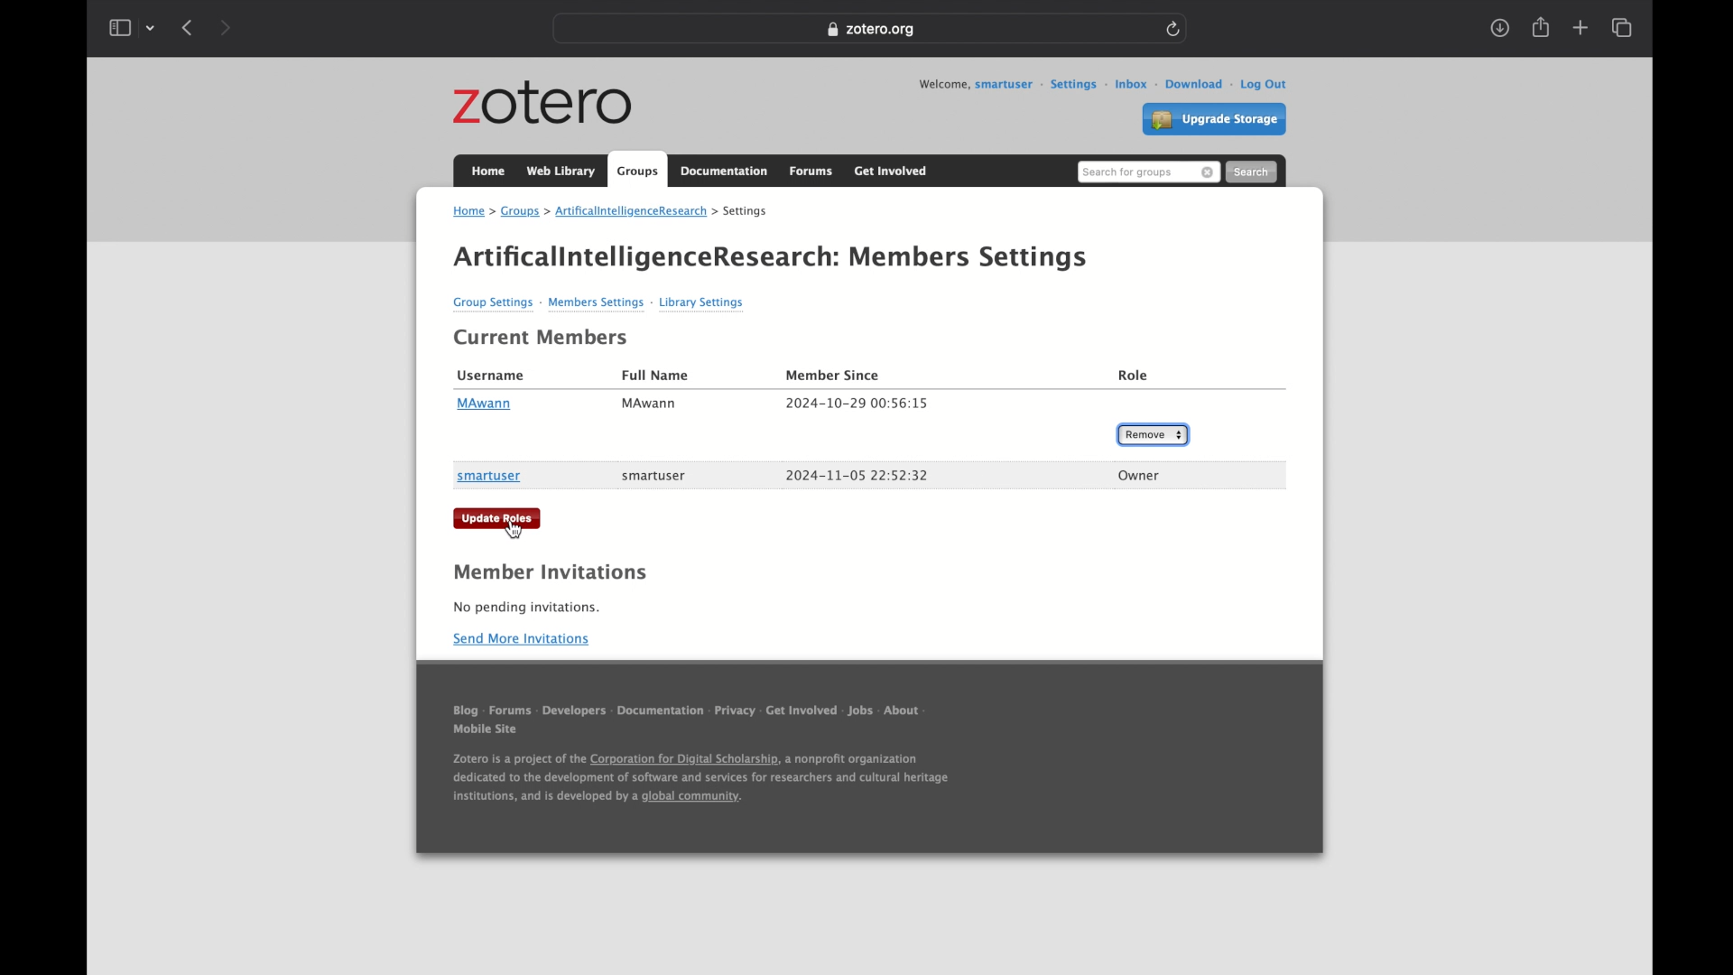 This screenshot has width=1733, height=975. What do you see at coordinates (225, 29) in the screenshot?
I see `forward` at bounding box center [225, 29].